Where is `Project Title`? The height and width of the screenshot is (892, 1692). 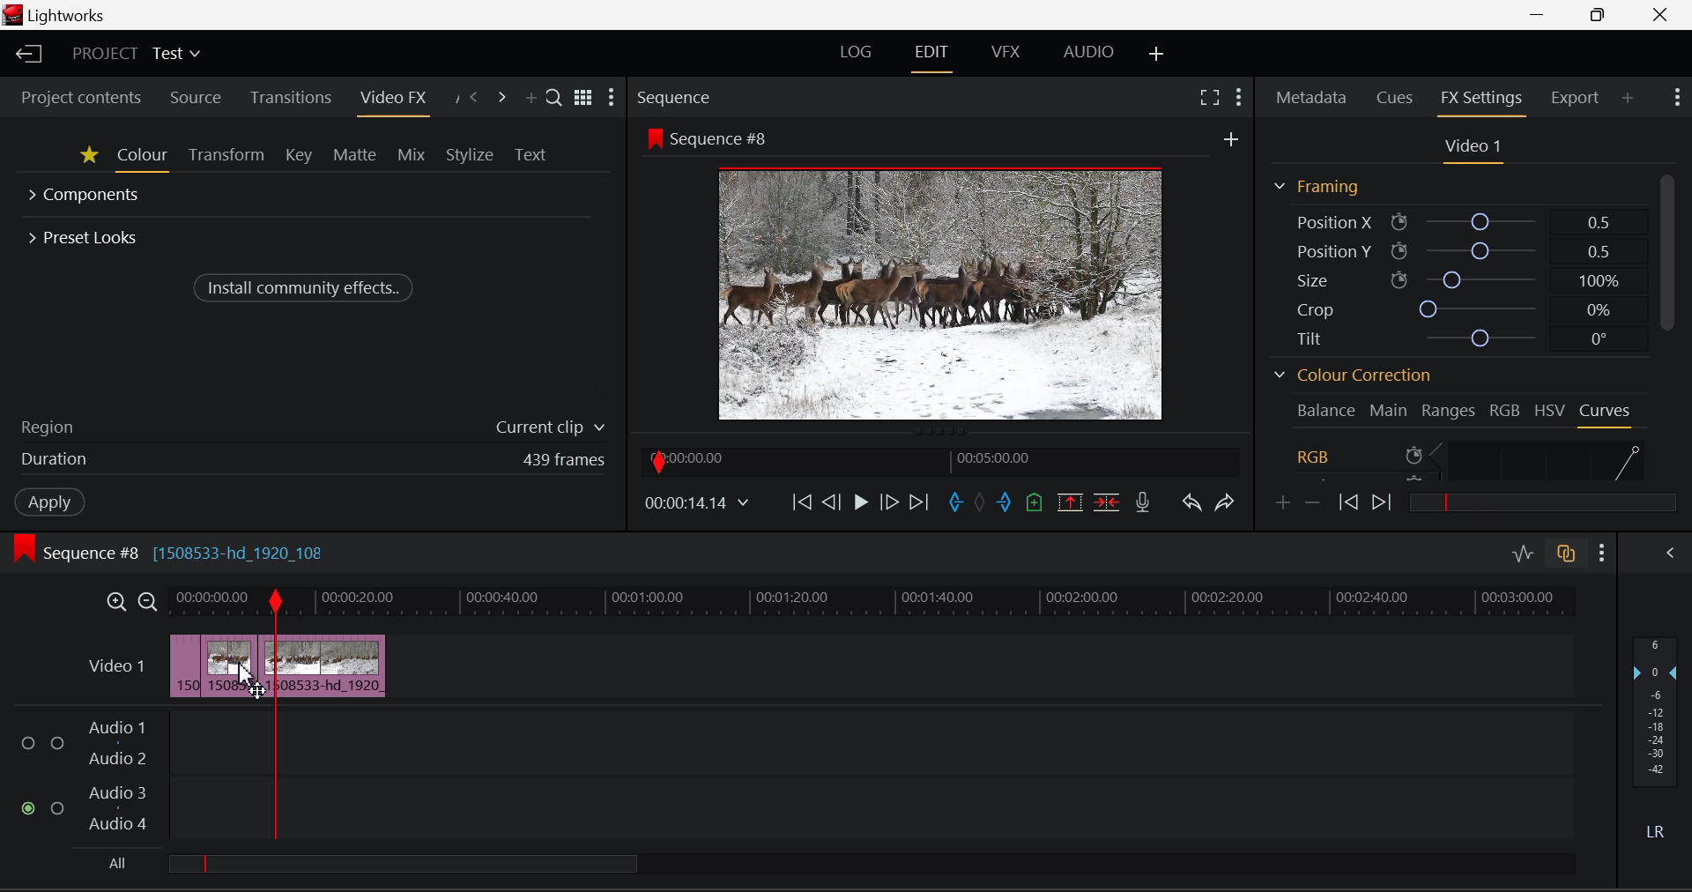 Project Title is located at coordinates (136, 55).